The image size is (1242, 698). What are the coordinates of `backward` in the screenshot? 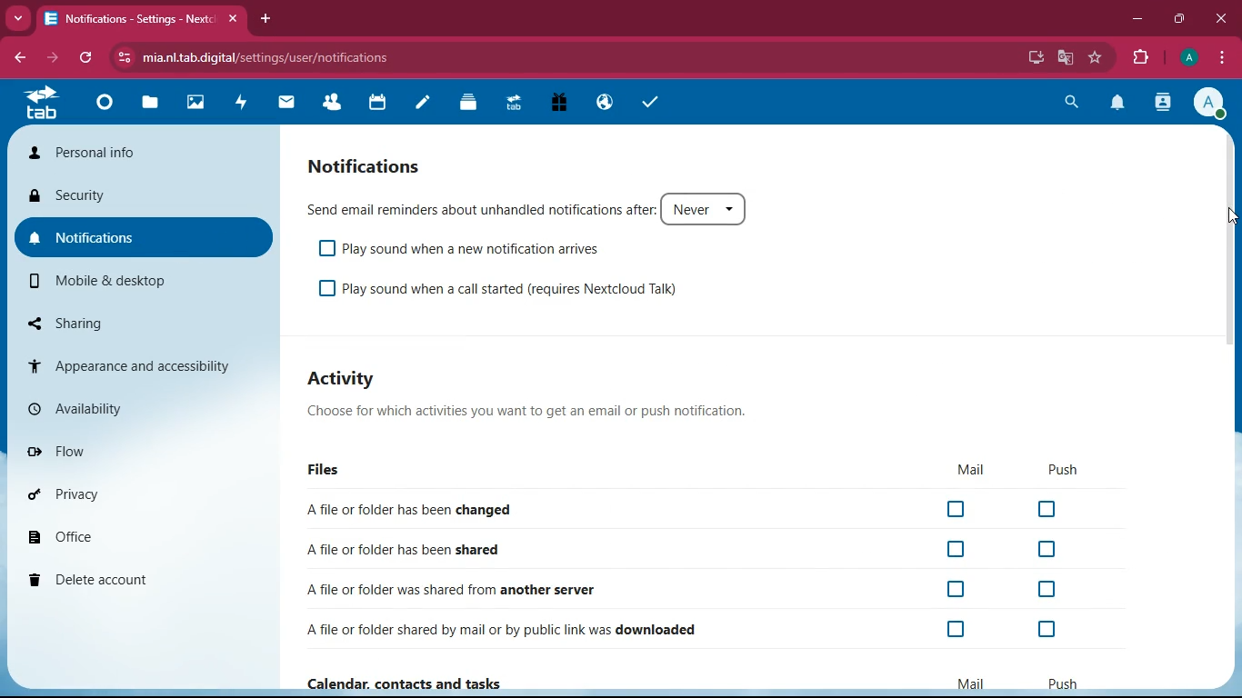 It's located at (17, 55).